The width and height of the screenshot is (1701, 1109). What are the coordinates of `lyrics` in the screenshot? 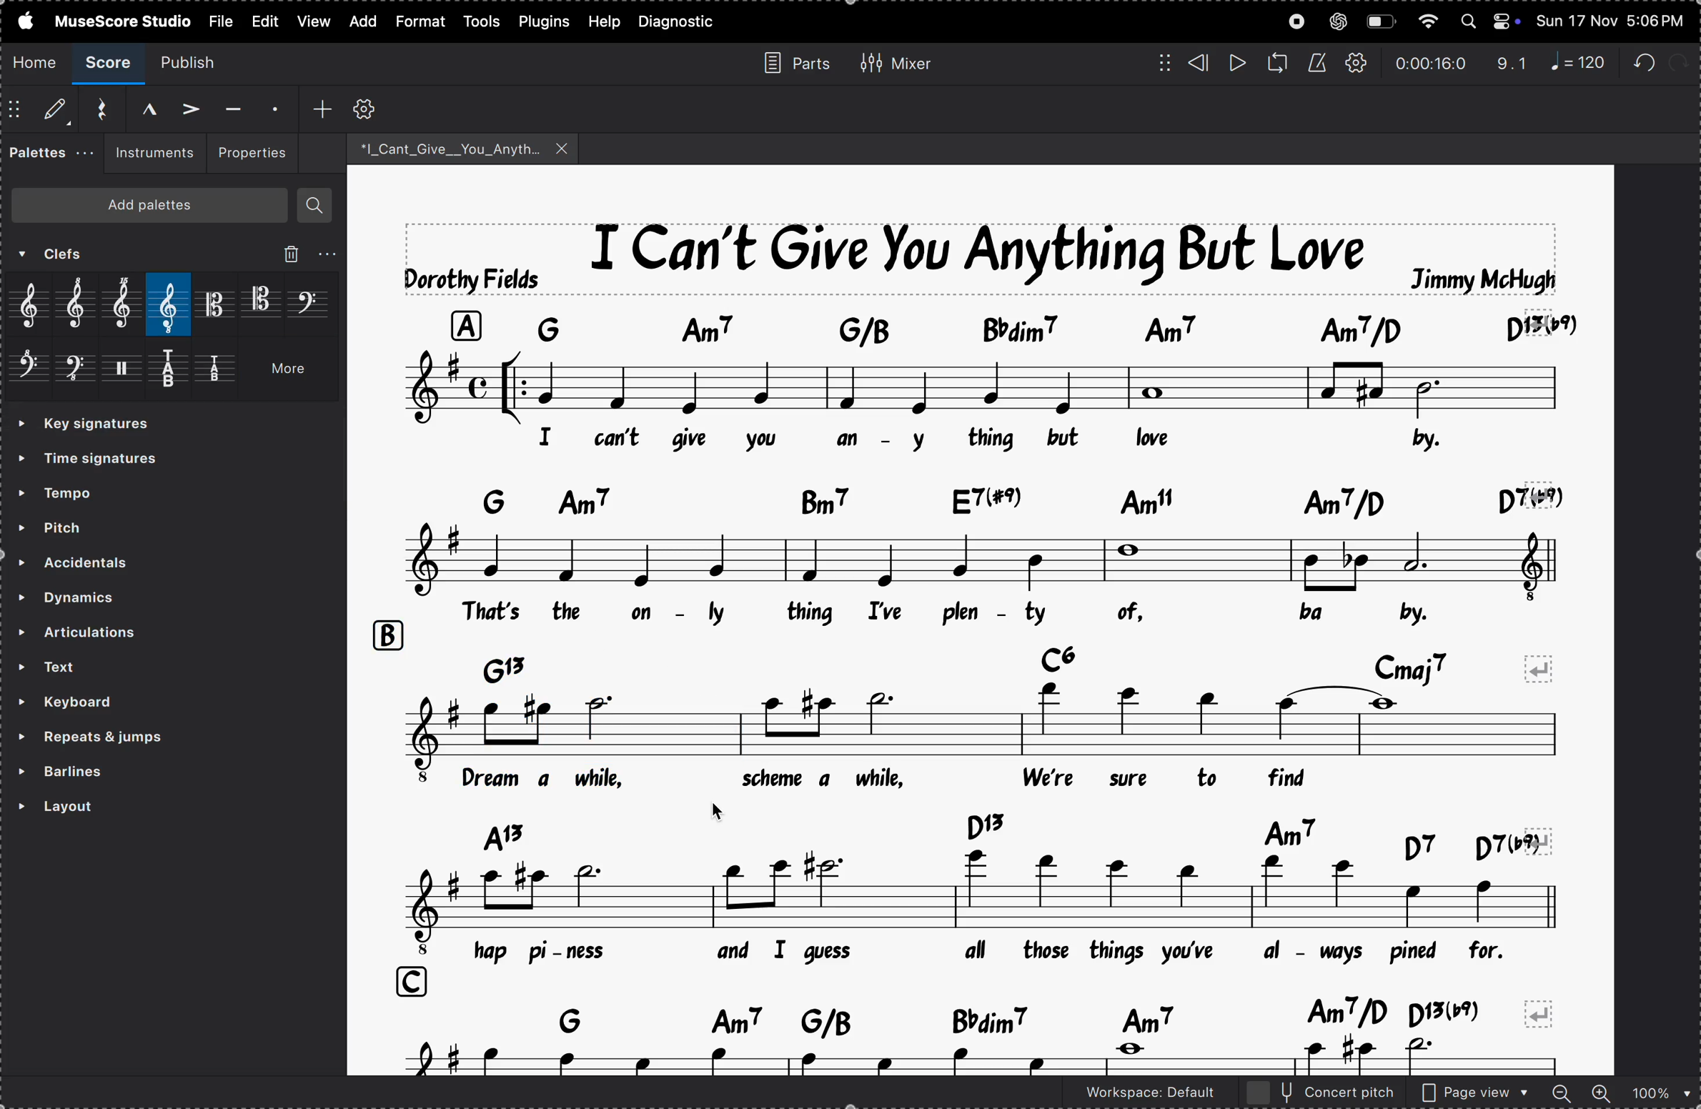 It's located at (867, 439).